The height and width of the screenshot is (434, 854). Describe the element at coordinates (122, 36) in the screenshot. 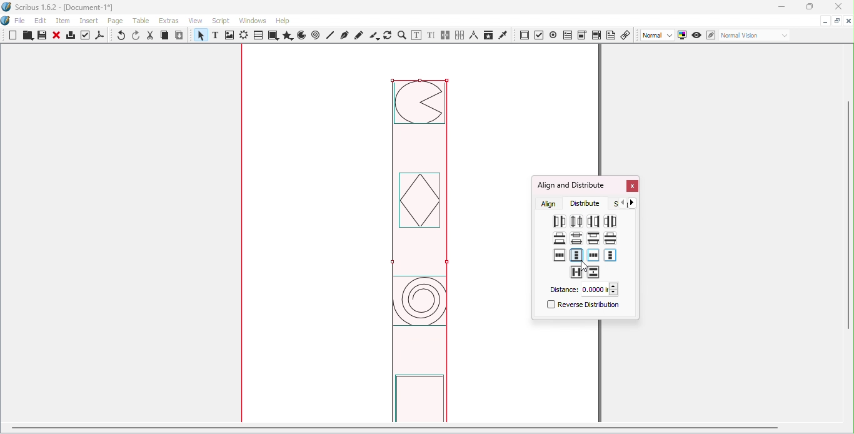

I see `Undo` at that location.